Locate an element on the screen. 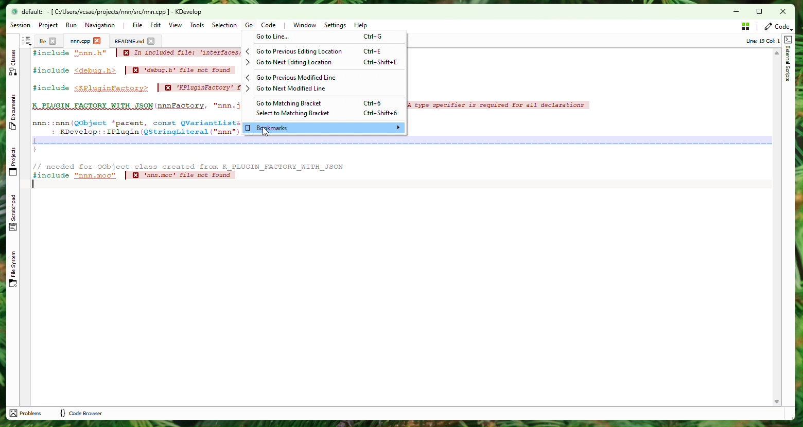  Documents is located at coordinates (14, 115).